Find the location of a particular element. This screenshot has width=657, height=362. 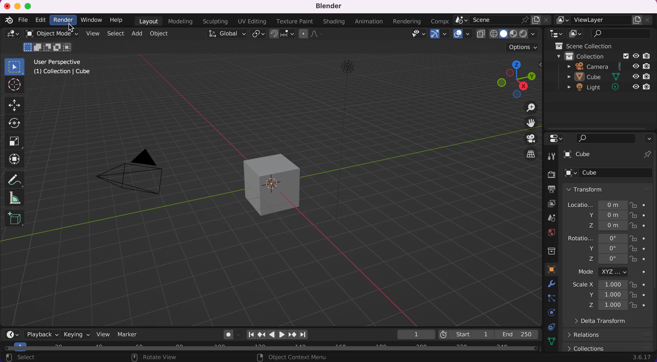

render is located at coordinates (547, 174).